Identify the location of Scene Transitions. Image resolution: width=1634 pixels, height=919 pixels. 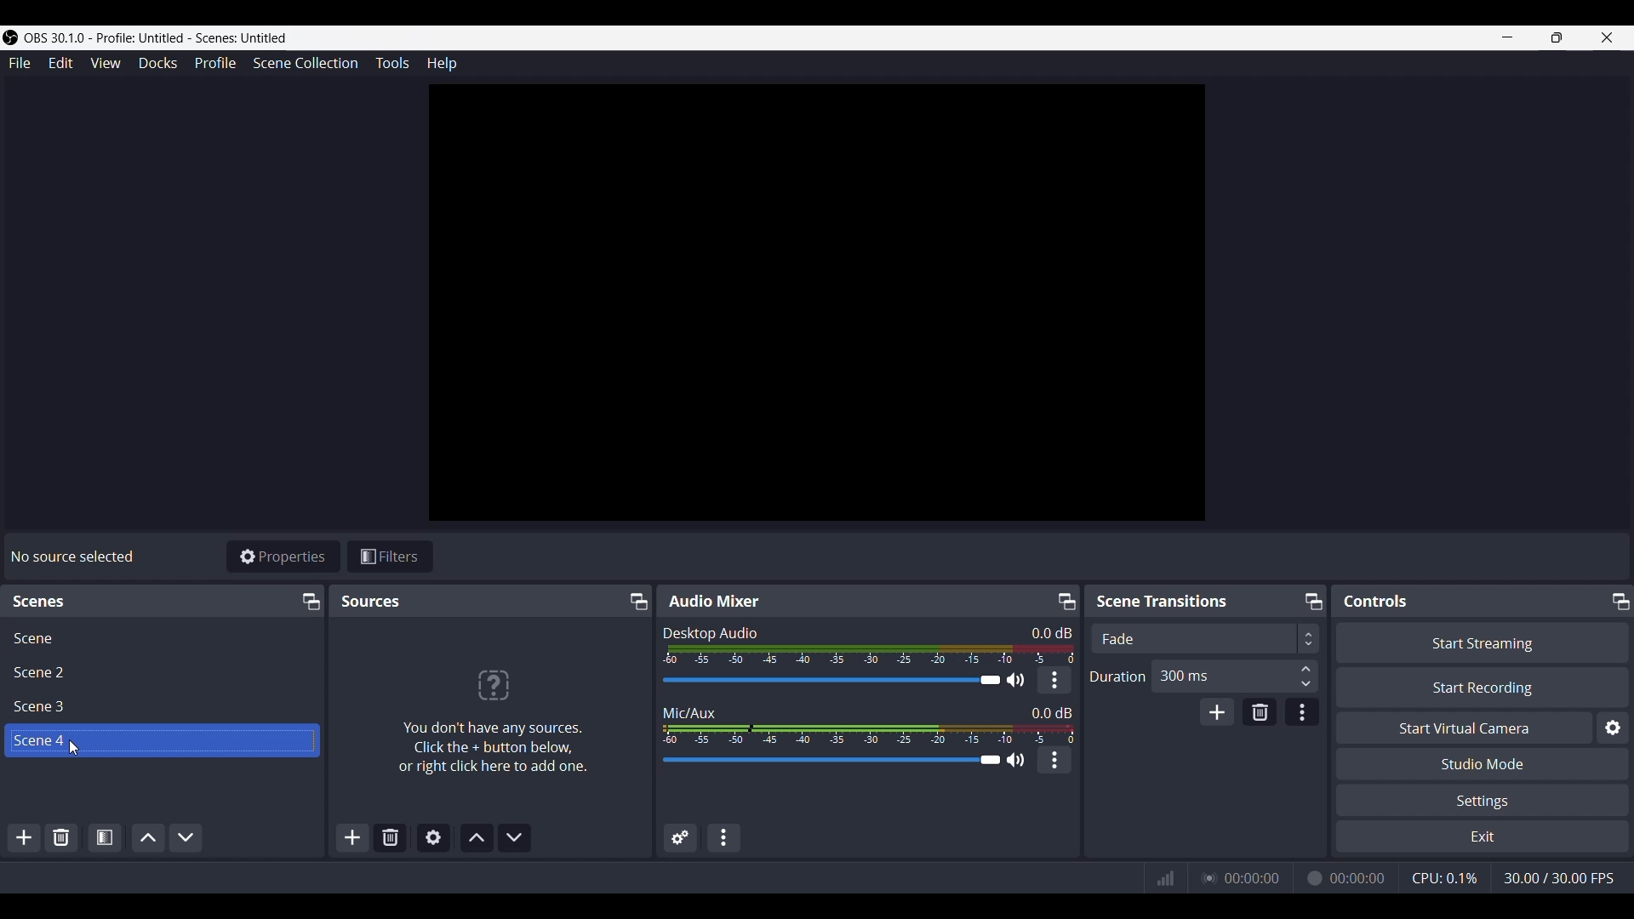
(1166, 601).